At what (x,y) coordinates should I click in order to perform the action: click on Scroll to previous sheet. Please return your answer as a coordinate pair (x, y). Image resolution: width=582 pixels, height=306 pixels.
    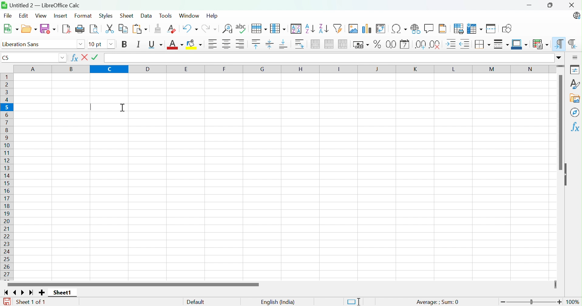
    Looking at the image, I should click on (16, 293).